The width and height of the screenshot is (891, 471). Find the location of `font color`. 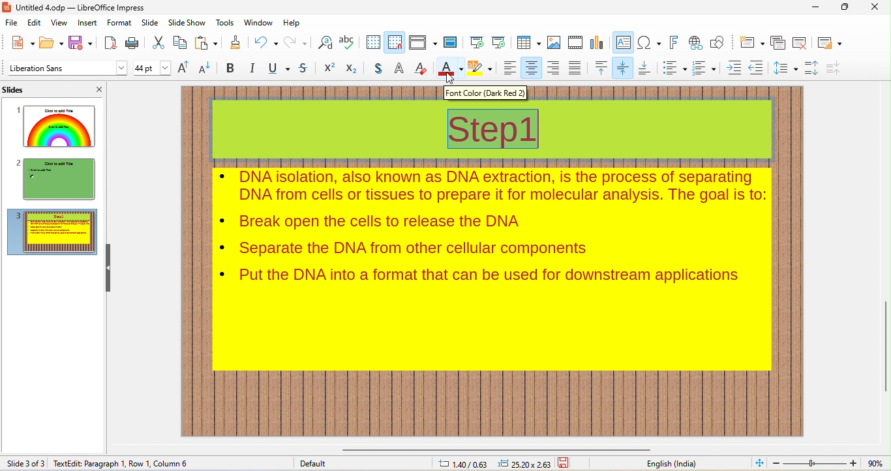

font color is located at coordinates (451, 69).